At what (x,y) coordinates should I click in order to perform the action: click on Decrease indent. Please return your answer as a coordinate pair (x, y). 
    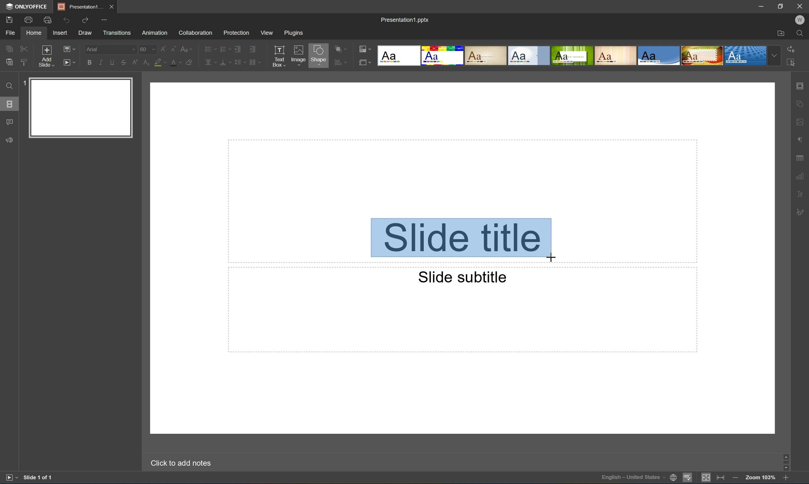
    Looking at the image, I should click on (238, 48).